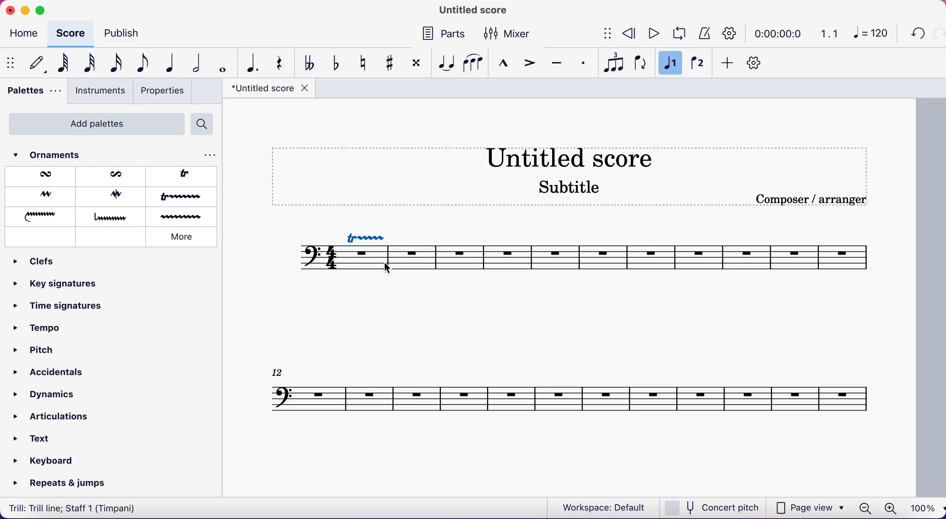 The width and height of the screenshot is (946, 519). I want to click on playback settings, so click(732, 33).